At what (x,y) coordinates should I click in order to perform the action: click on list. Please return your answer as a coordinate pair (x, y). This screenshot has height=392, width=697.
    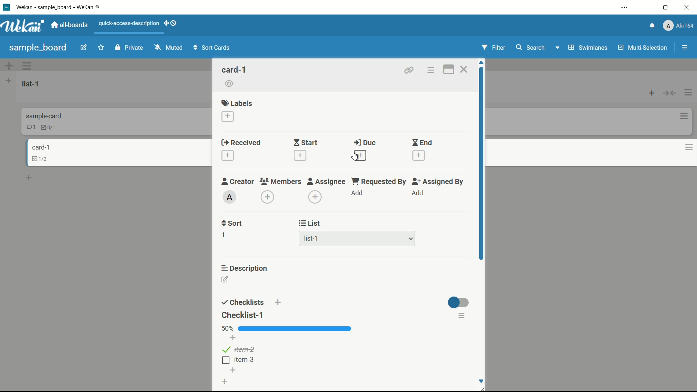
    Looking at the image, I should click on (309, 224).